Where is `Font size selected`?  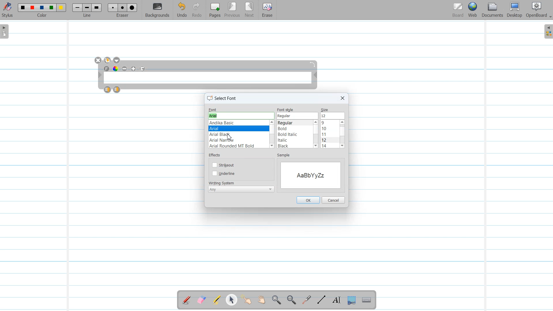
Font size selected is located at coordinates (332, 115).